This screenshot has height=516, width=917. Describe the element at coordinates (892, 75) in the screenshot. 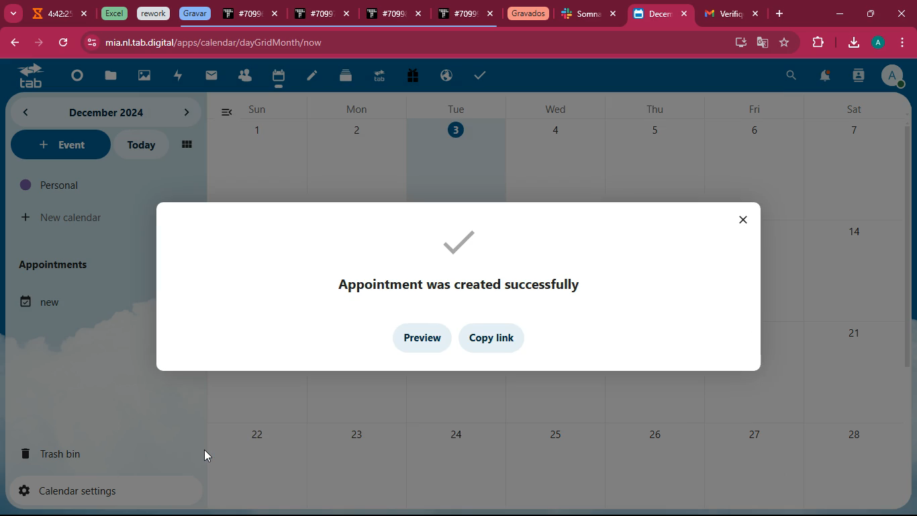

I see `profile` at that location.